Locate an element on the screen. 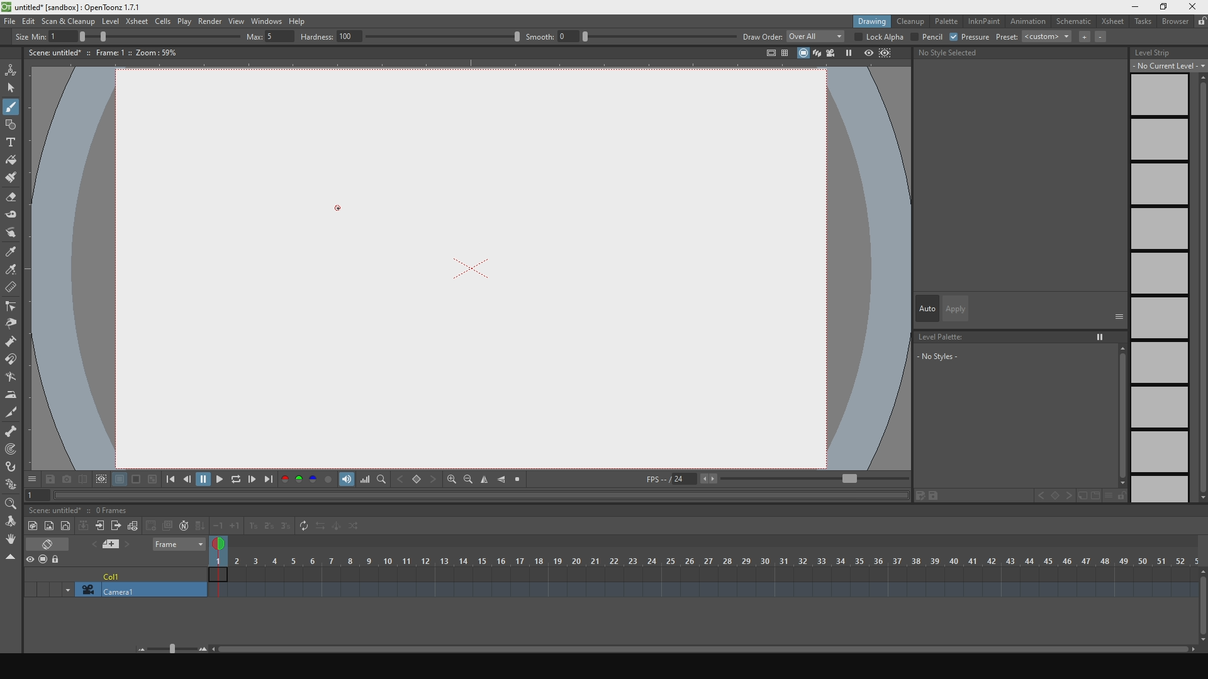 This screenshot has width=1208, height=679. max is located at coordinates (268, 36).